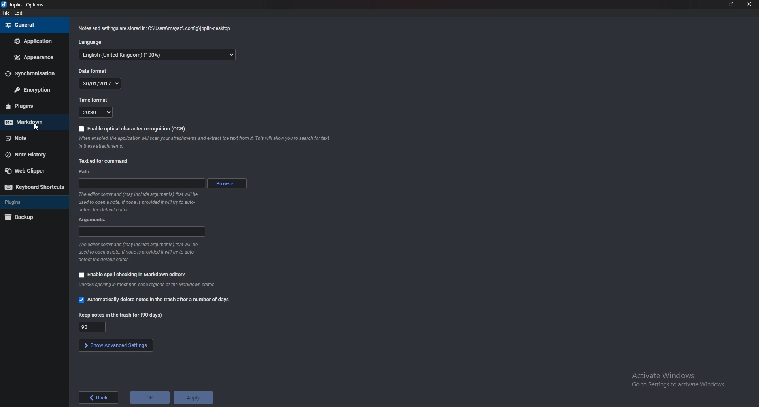 Image resolution: width=759 pixels, height=407 pixels. Describe the element at coordinates (31, 217) in the screenshot. I see `Back up` at that location.